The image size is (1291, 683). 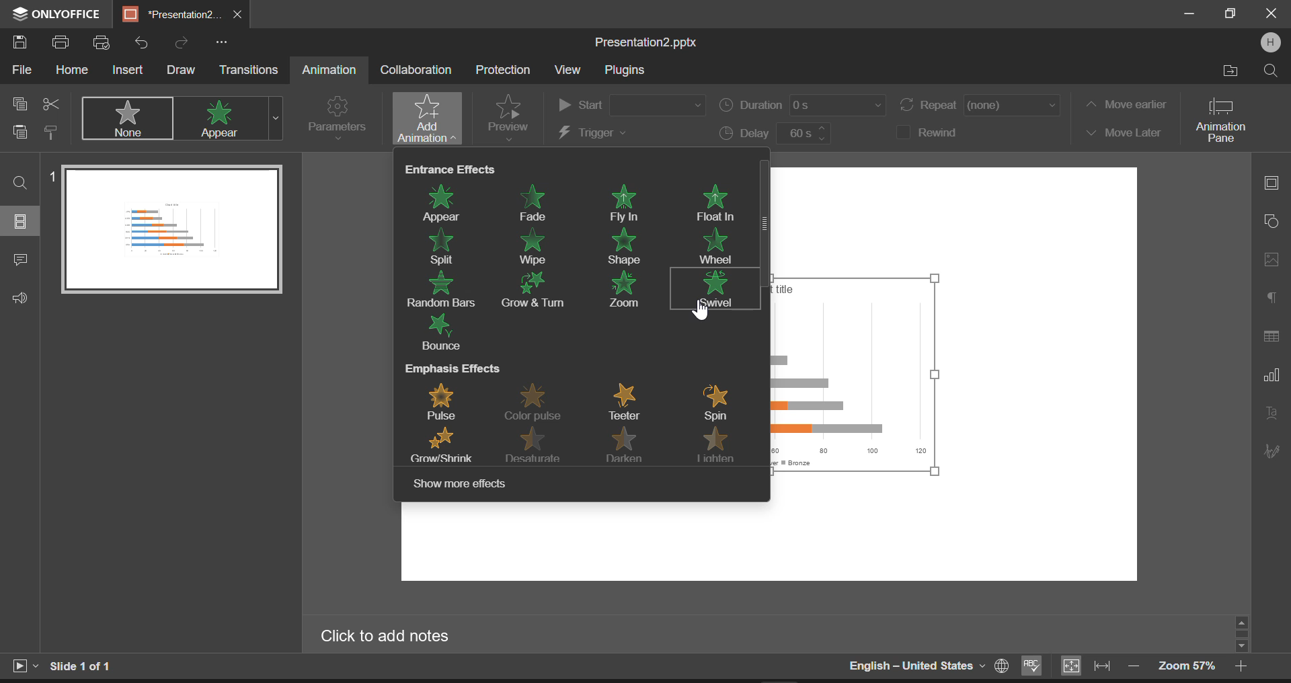 What do you see at coordinates (1187, 666) in the screenshot?
I see `Zoom 57%` at bounding box center [1187, 666].